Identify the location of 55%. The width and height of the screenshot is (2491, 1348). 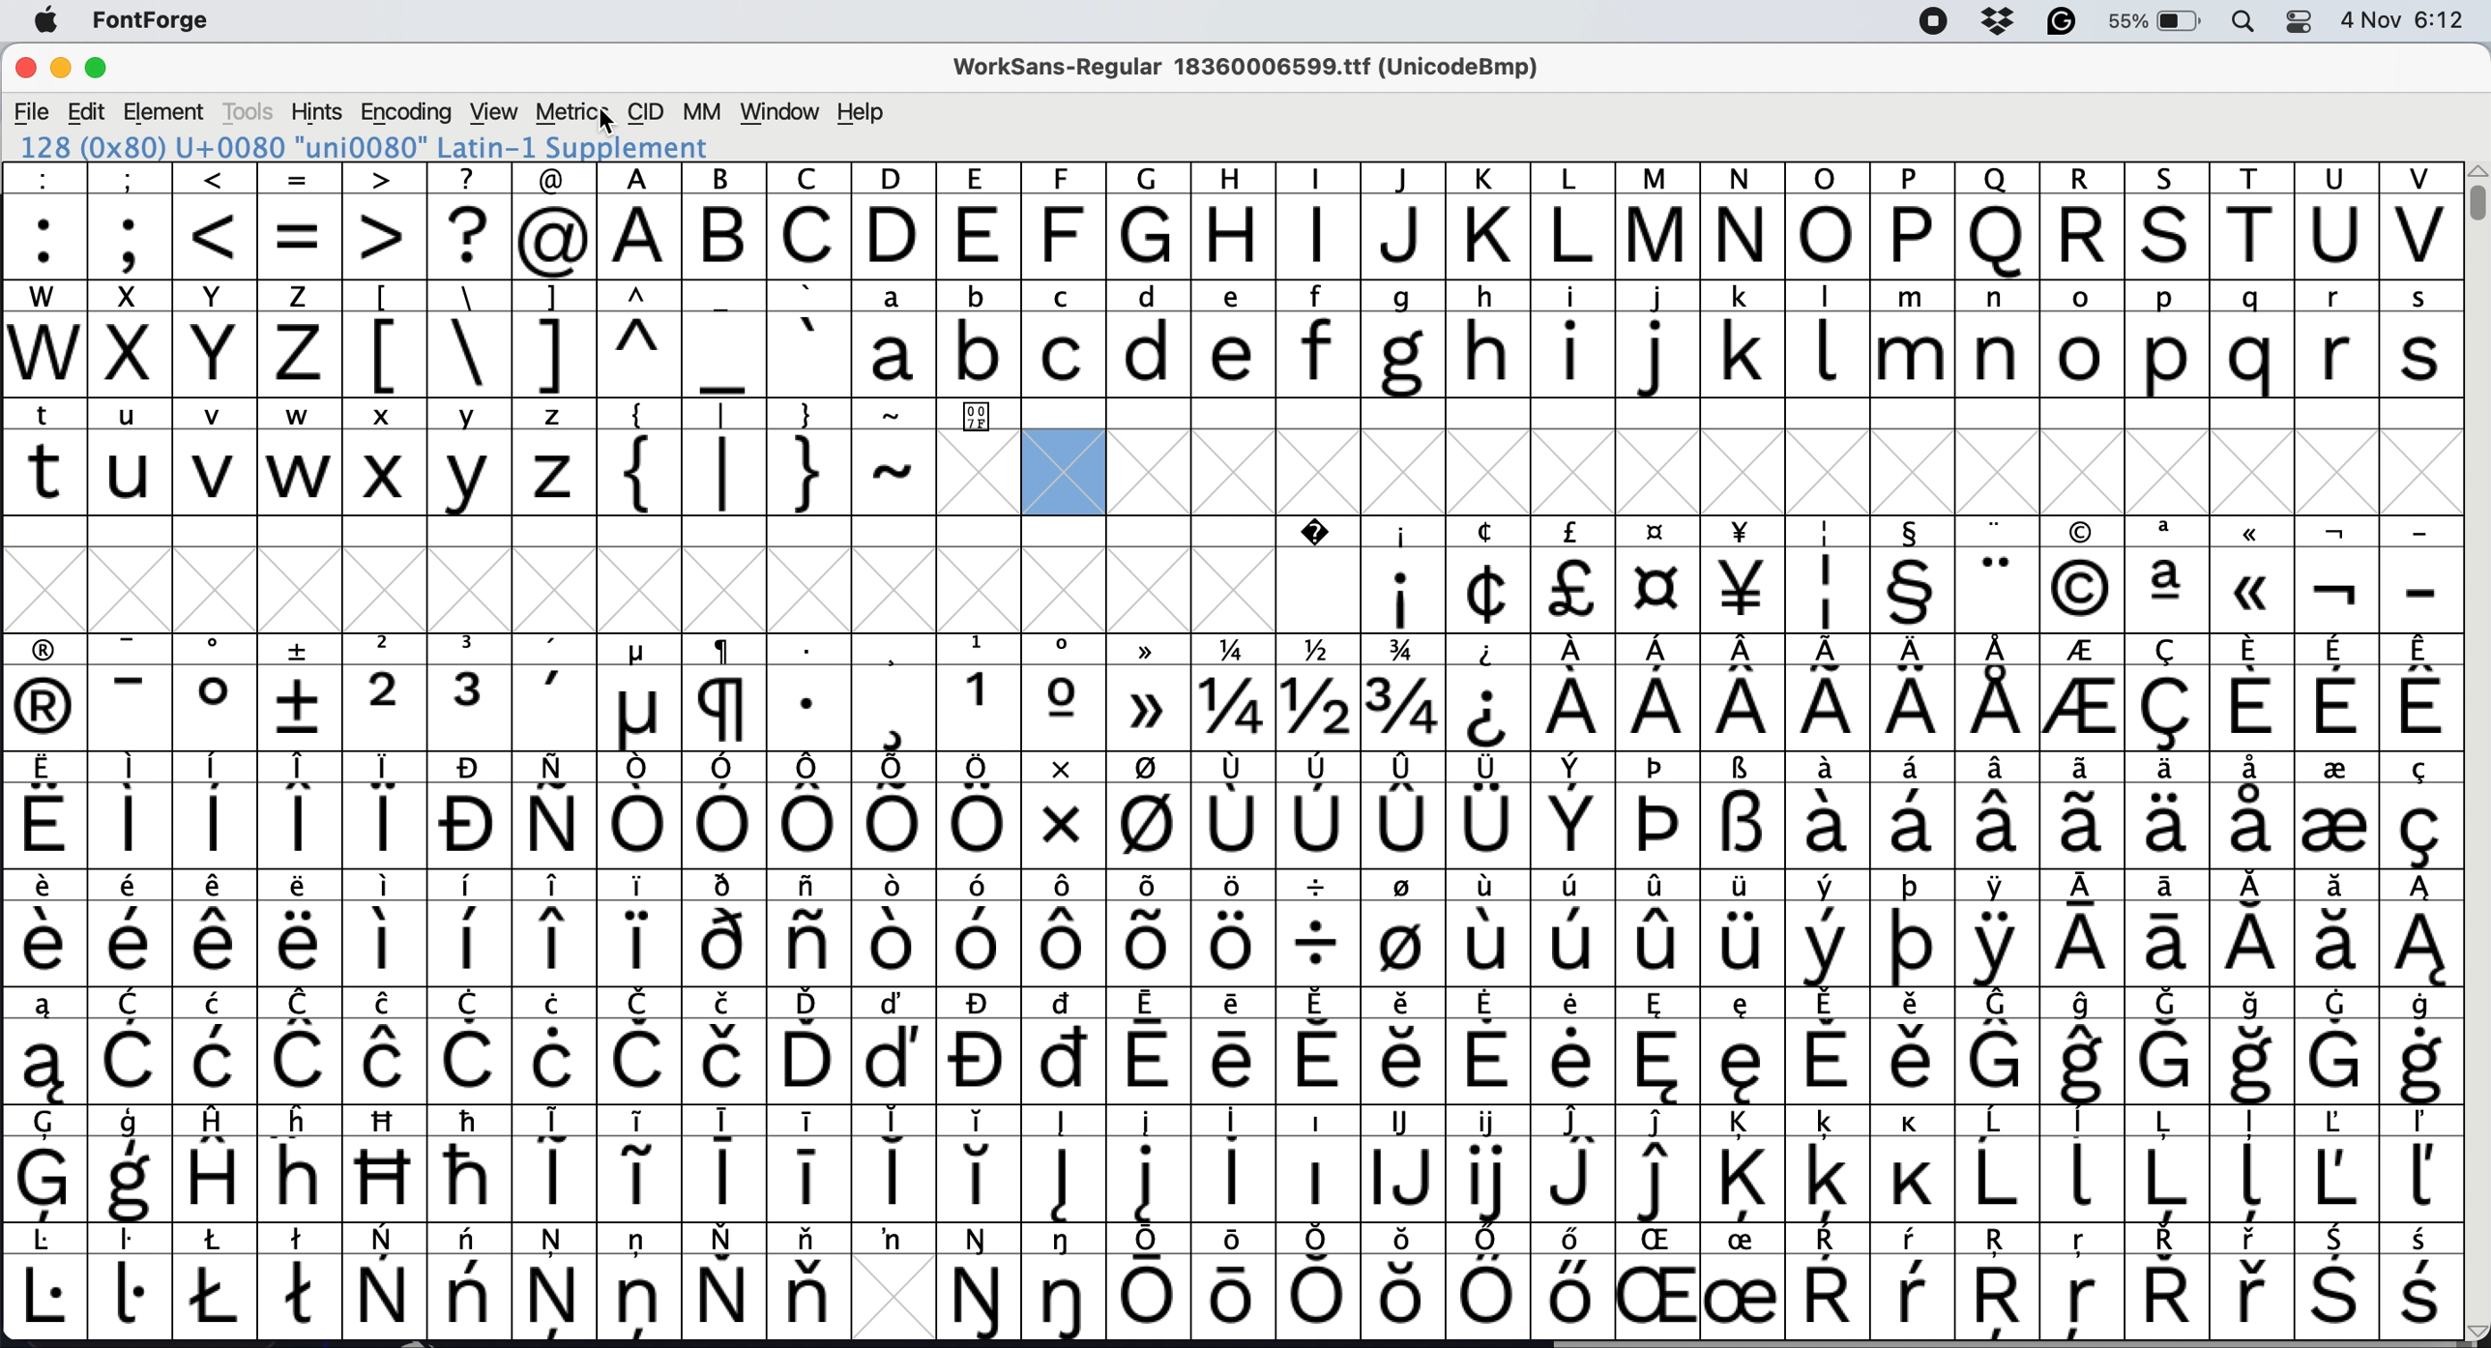
(2152, 21).